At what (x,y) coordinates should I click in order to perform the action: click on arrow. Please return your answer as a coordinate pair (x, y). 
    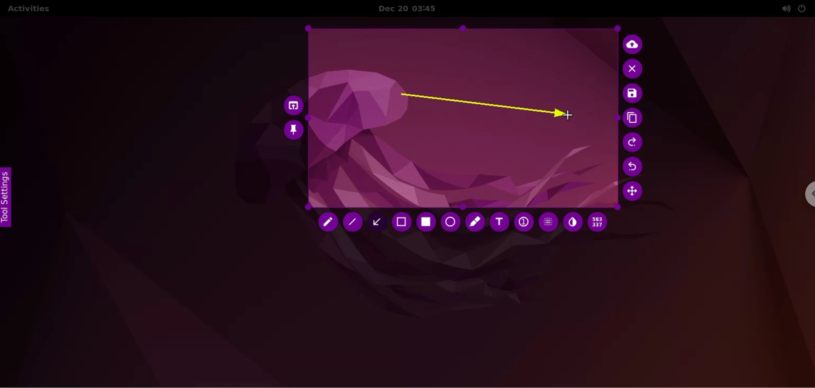
    Looking at the image, I should click on (478, 106).